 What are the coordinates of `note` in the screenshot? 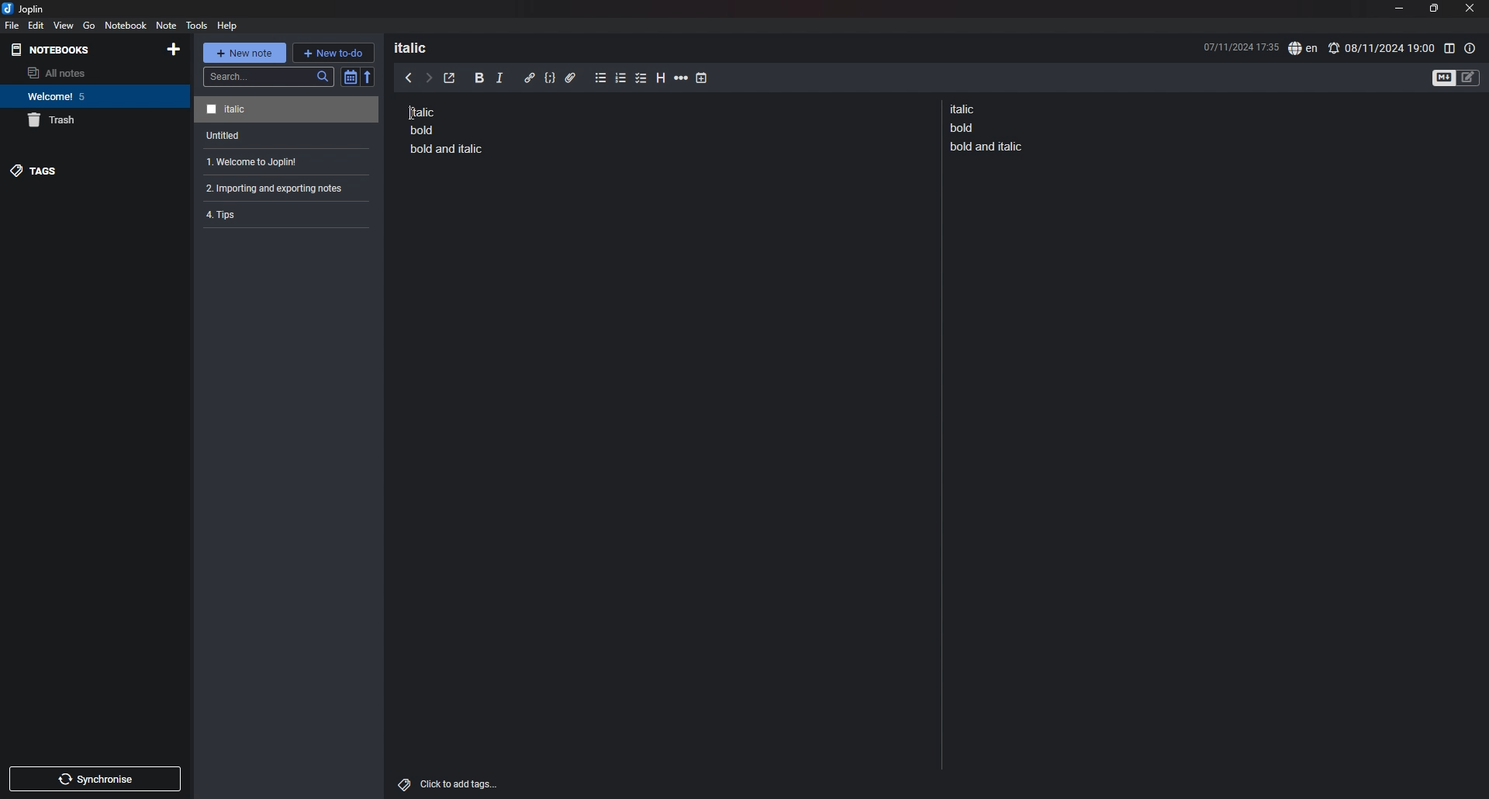 It's located at (286, 110).